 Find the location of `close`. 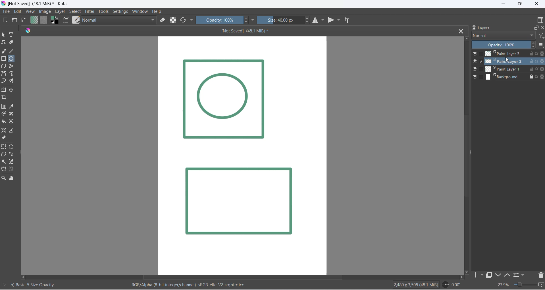

close is located at coordinates (542, 26).